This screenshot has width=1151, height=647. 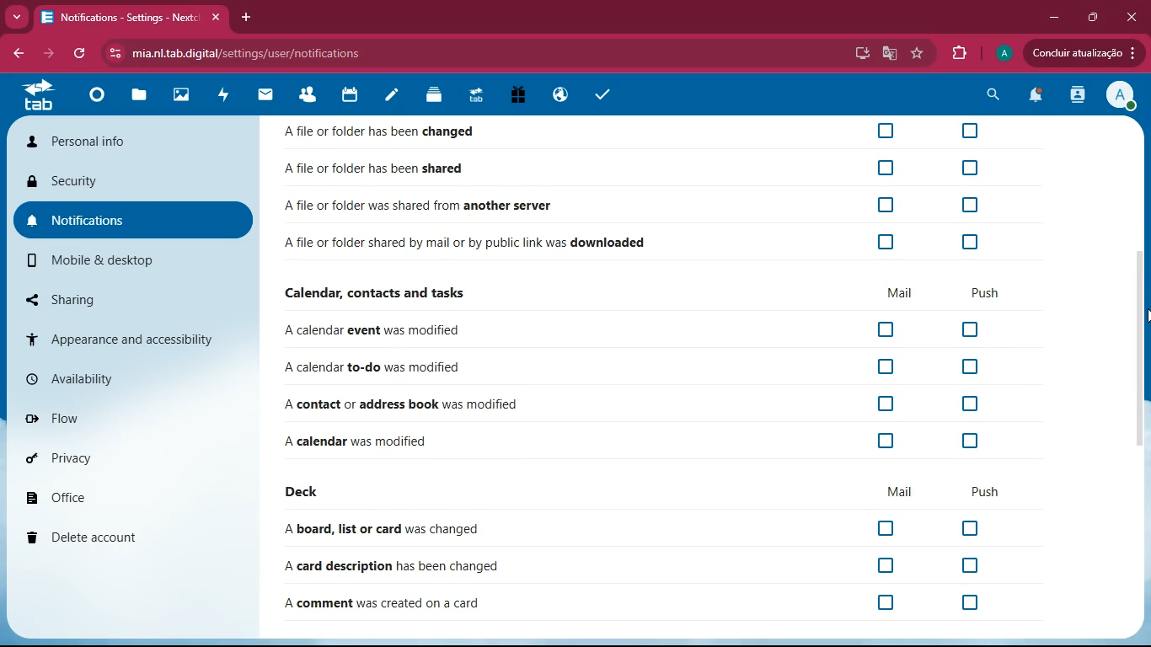 What do you see at coordinates (882, 405) in the screenshot?
I see `off` at bounding box center [882, 405].